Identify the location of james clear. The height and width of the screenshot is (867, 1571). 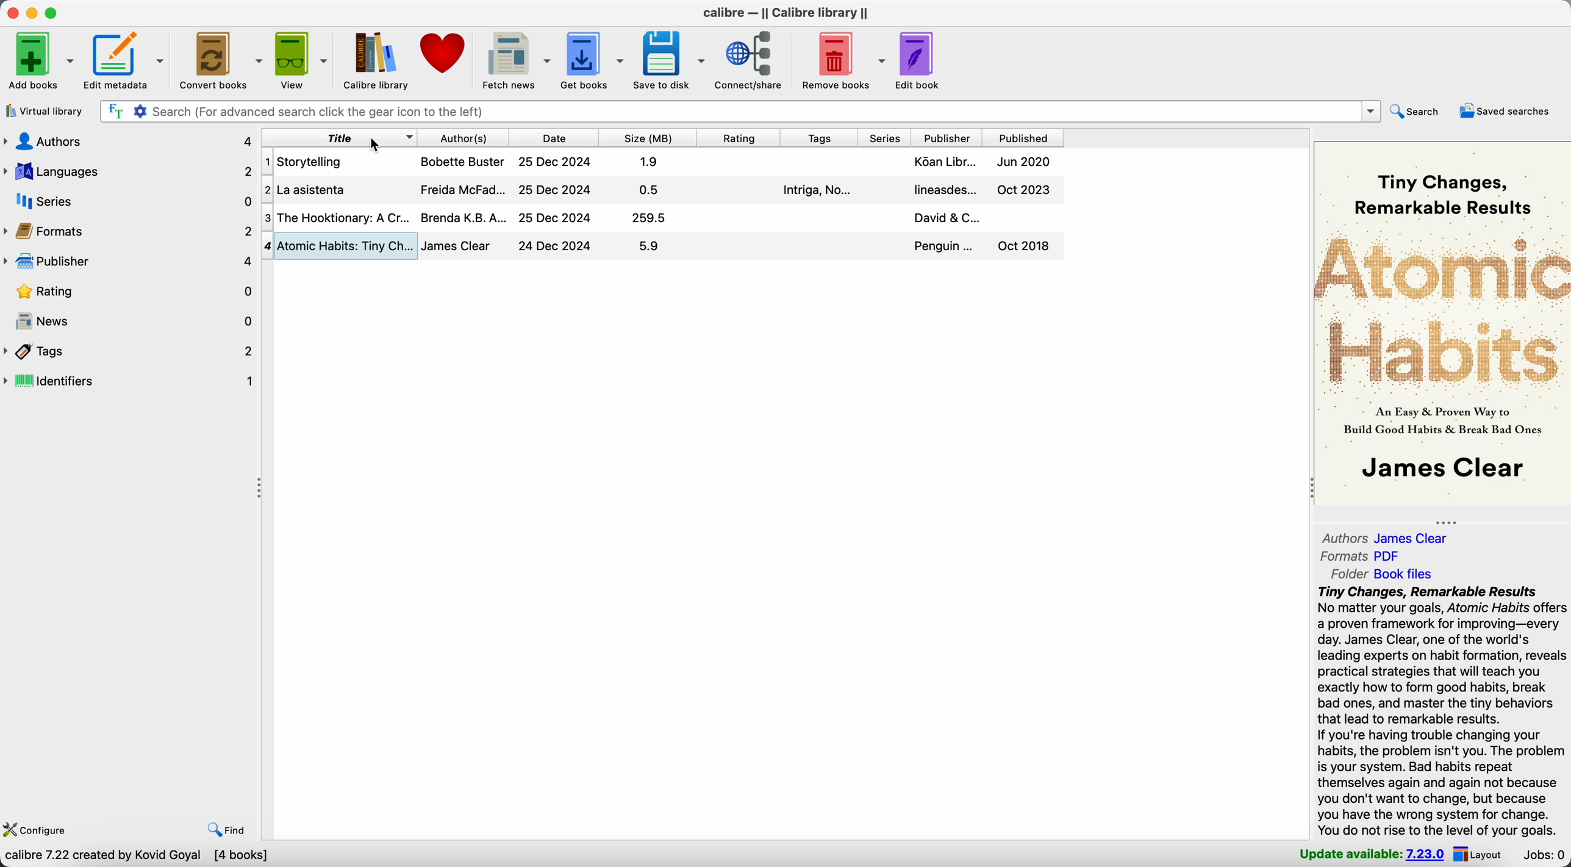
(457, 246).